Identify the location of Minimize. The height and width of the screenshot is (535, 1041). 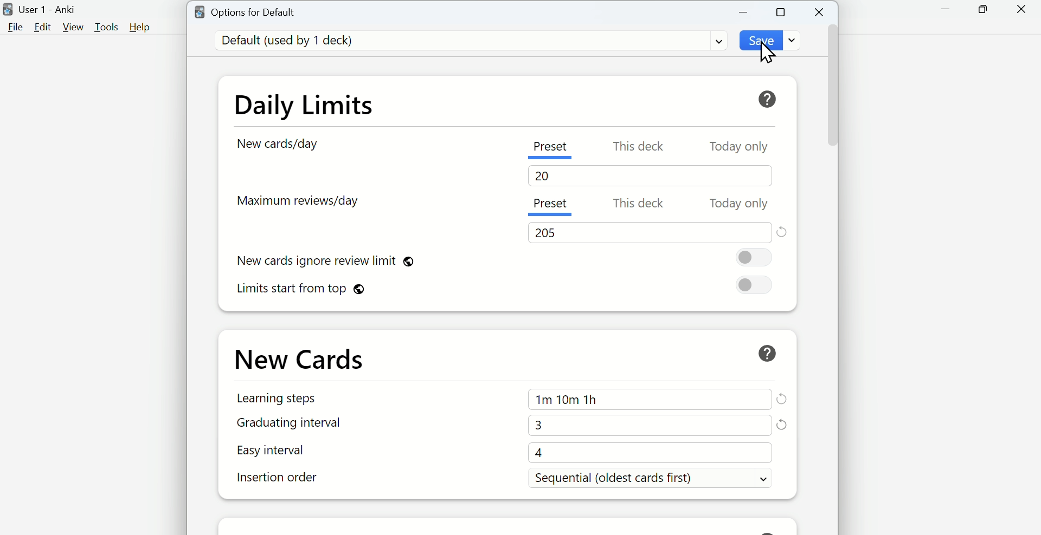
(746, 12).